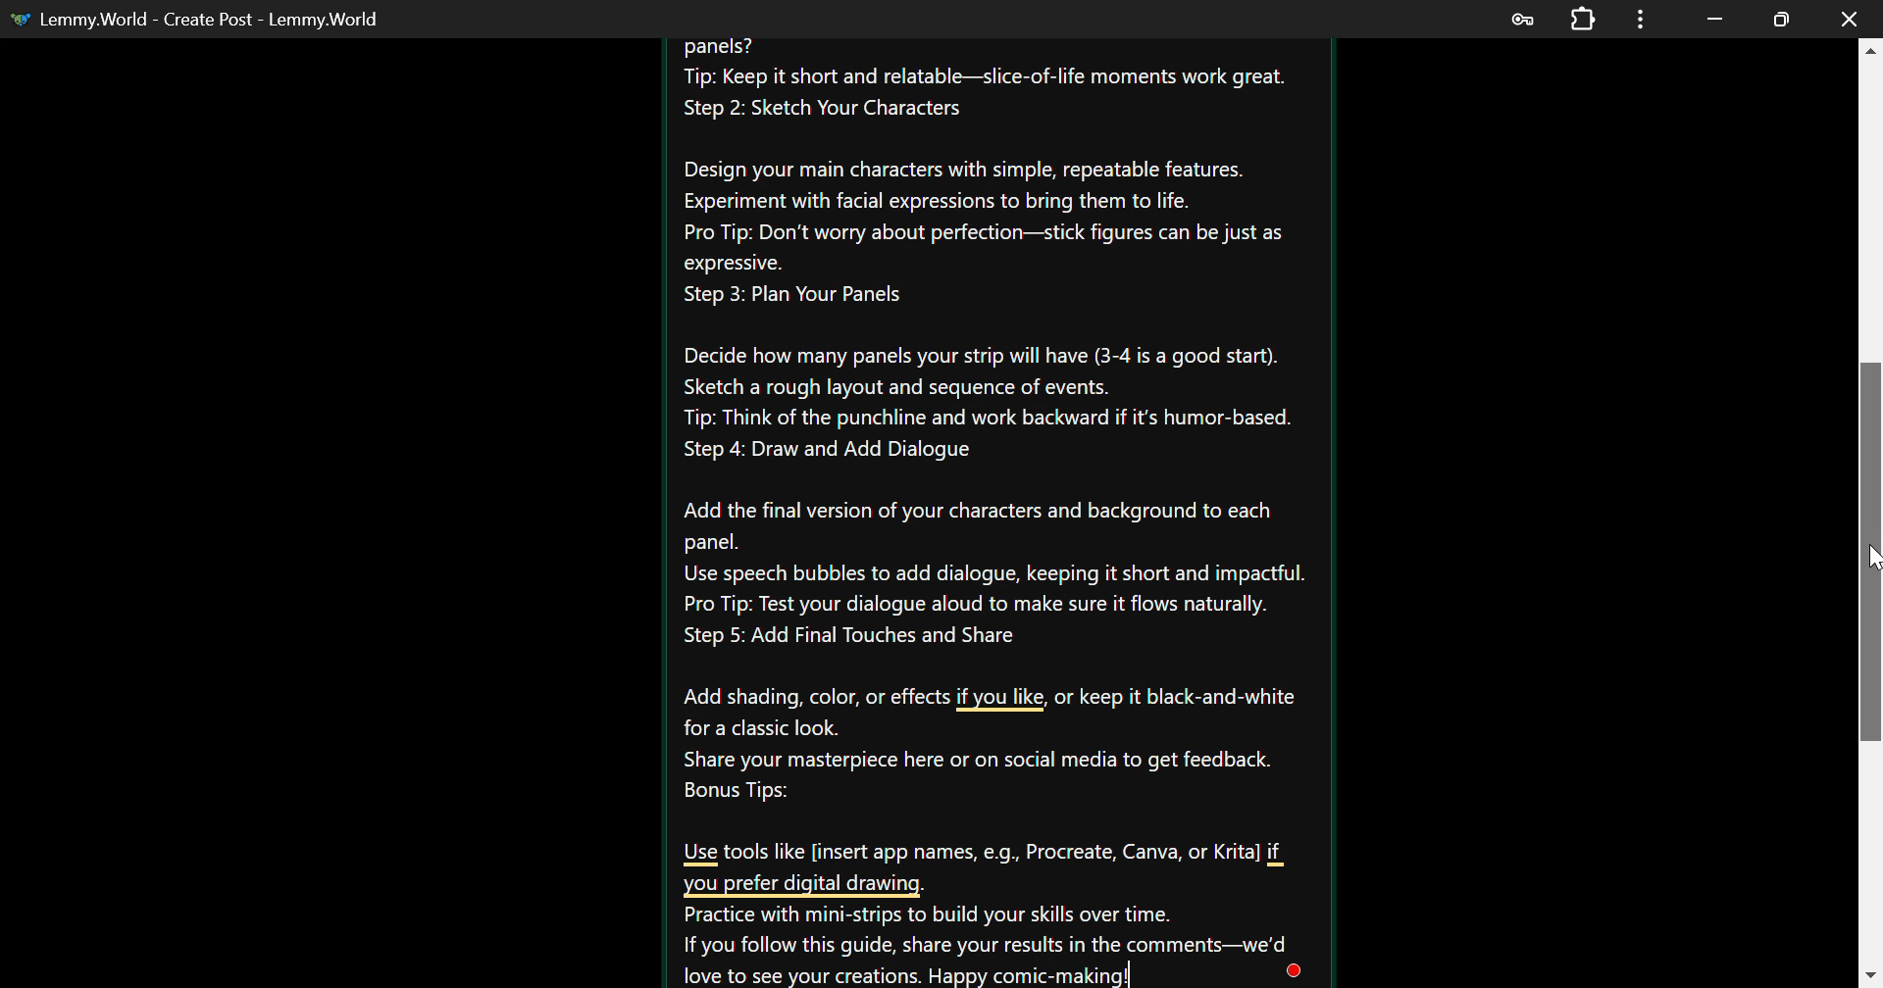 Image resolution: width=1883 pixels, height=988 pixels. Describe the element at coordinates (1587, 18) in the screenshot. I see `Extensions` at that location.